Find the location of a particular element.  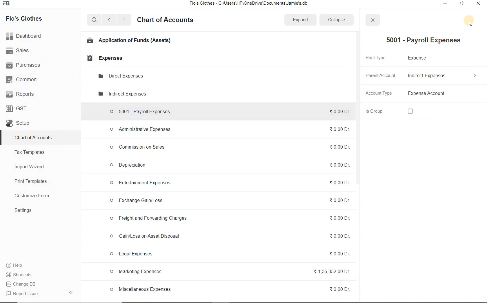

© Depreciation 20.000r is located at coordinates (229, 164).